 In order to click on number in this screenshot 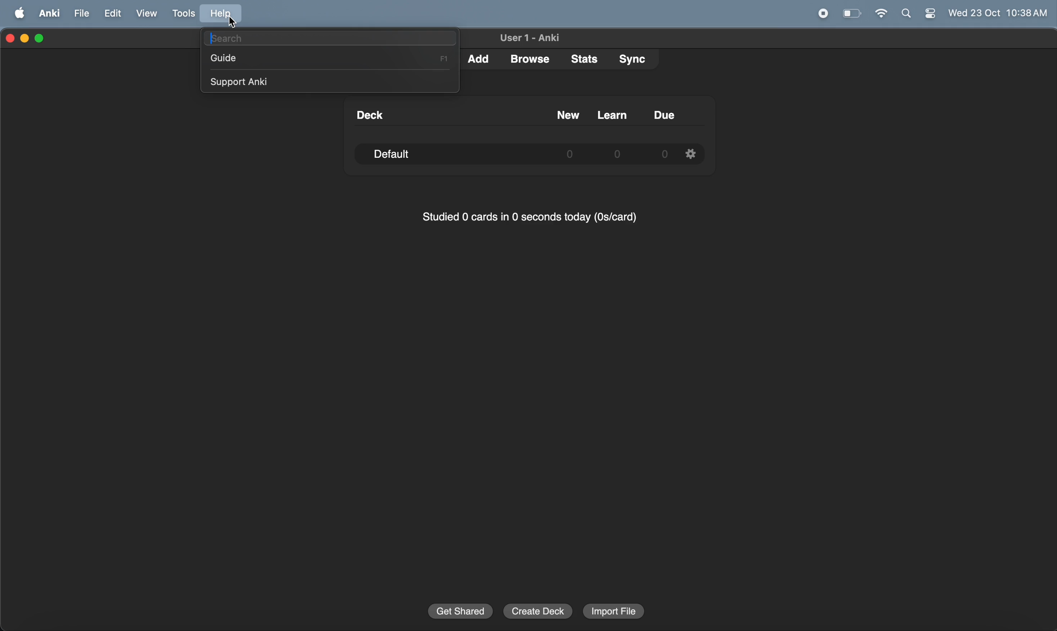, I will do `click(663, 155)`.